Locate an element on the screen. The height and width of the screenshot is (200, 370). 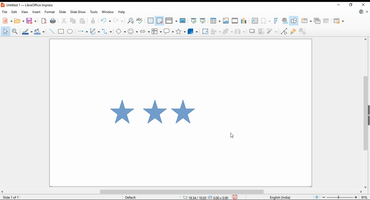
show grids is located at coordinates (150, 21).